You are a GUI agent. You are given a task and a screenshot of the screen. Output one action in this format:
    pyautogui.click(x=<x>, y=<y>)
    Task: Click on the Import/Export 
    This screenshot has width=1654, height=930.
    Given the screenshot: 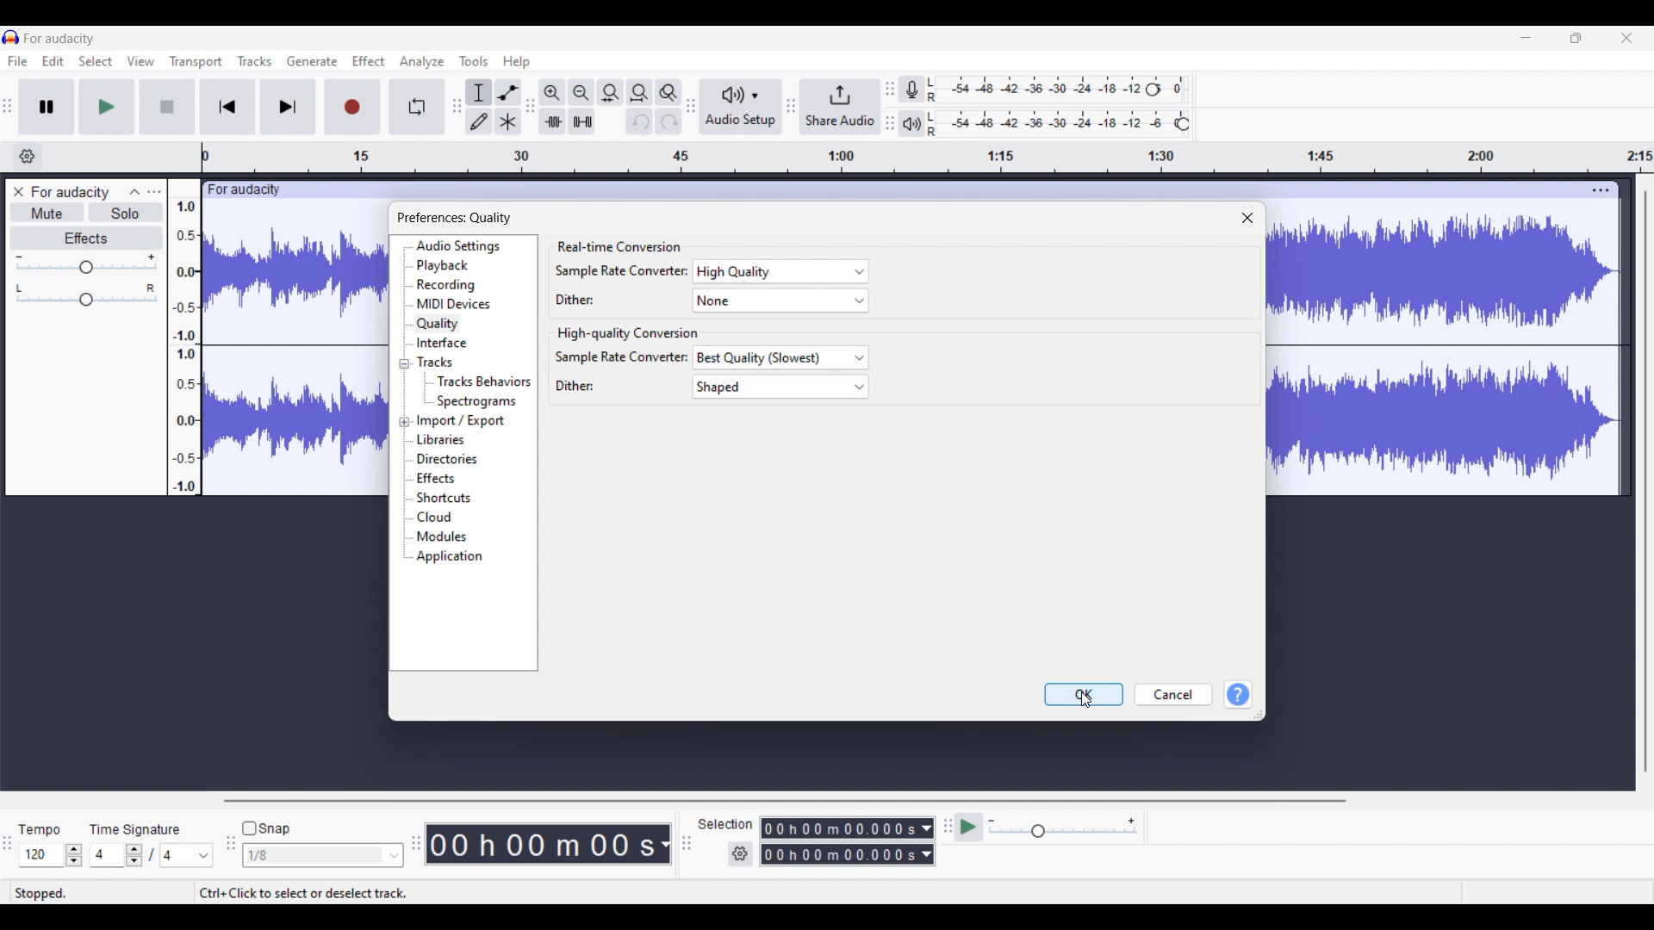 What is the action you would take?
    pyautogui.click(x=462, y=422)
    